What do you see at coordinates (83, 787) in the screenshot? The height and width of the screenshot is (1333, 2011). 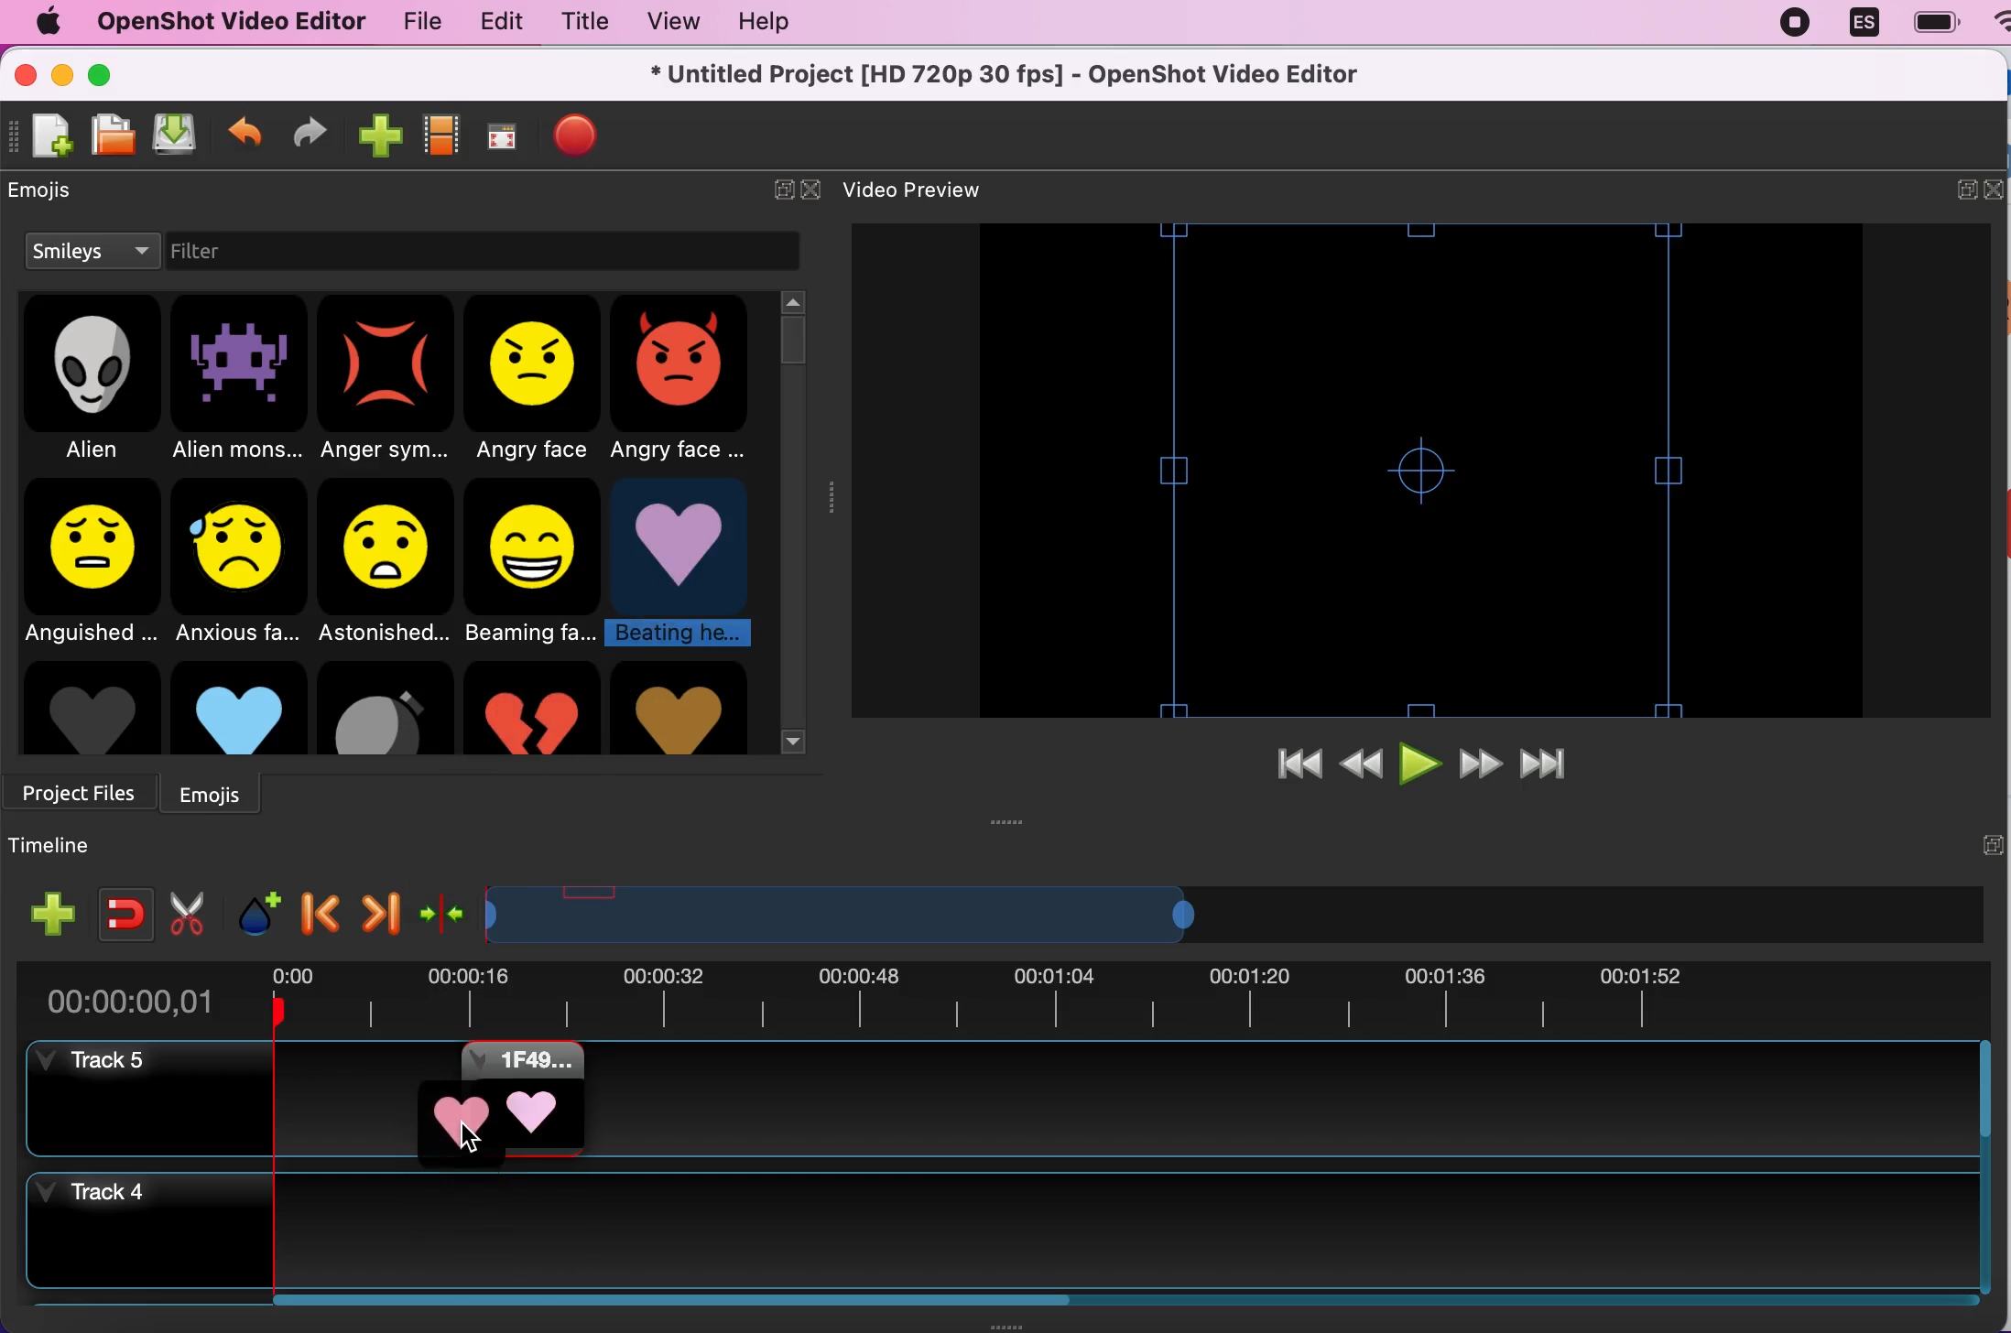 I see `project files` at bounding box center [83, 787].